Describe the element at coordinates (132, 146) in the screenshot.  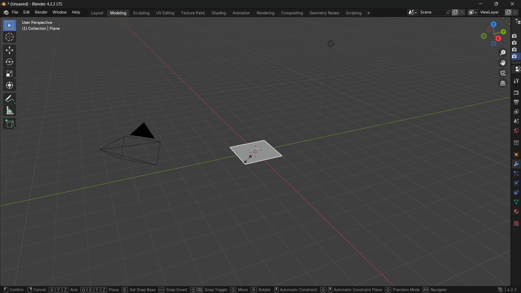
I see `camera` at that location.